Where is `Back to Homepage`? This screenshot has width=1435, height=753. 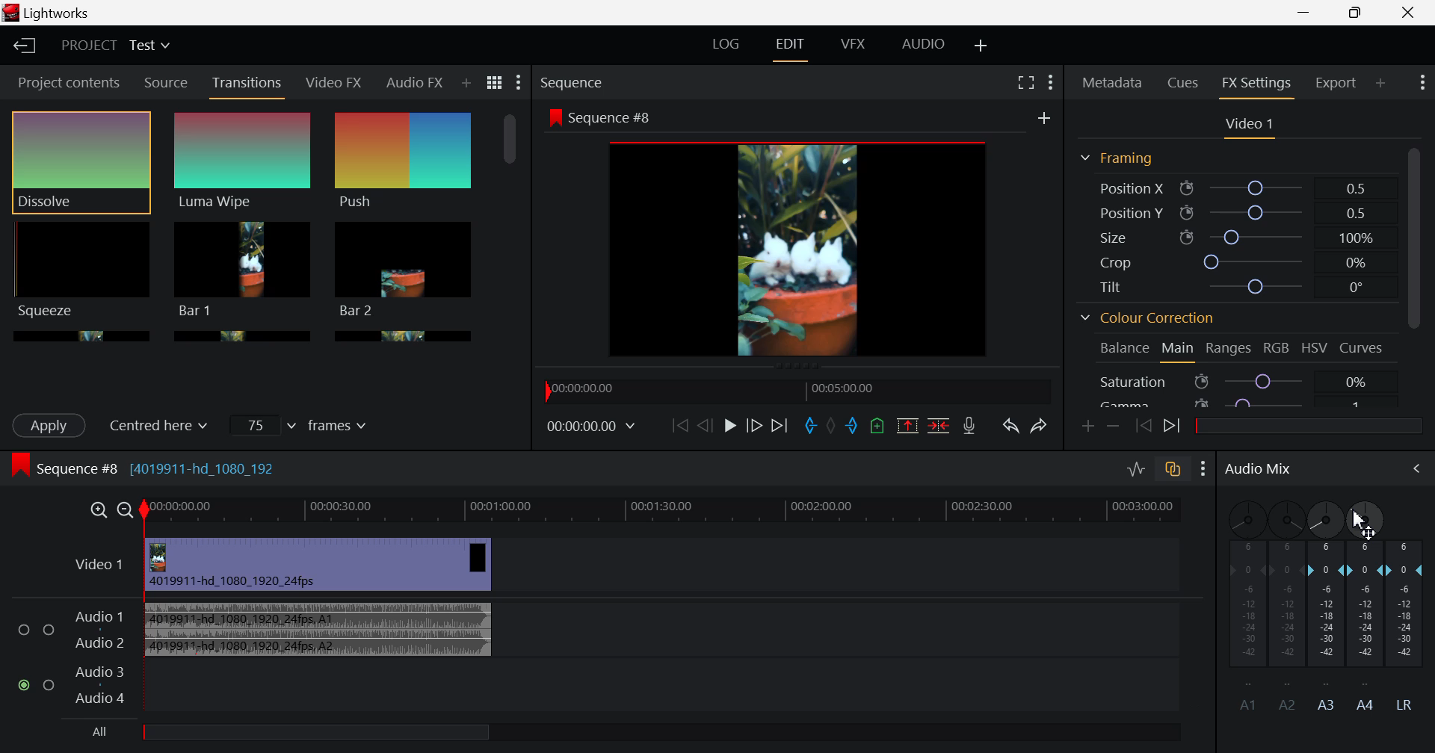
Back to Homepage is located at coordinates (22, 43).